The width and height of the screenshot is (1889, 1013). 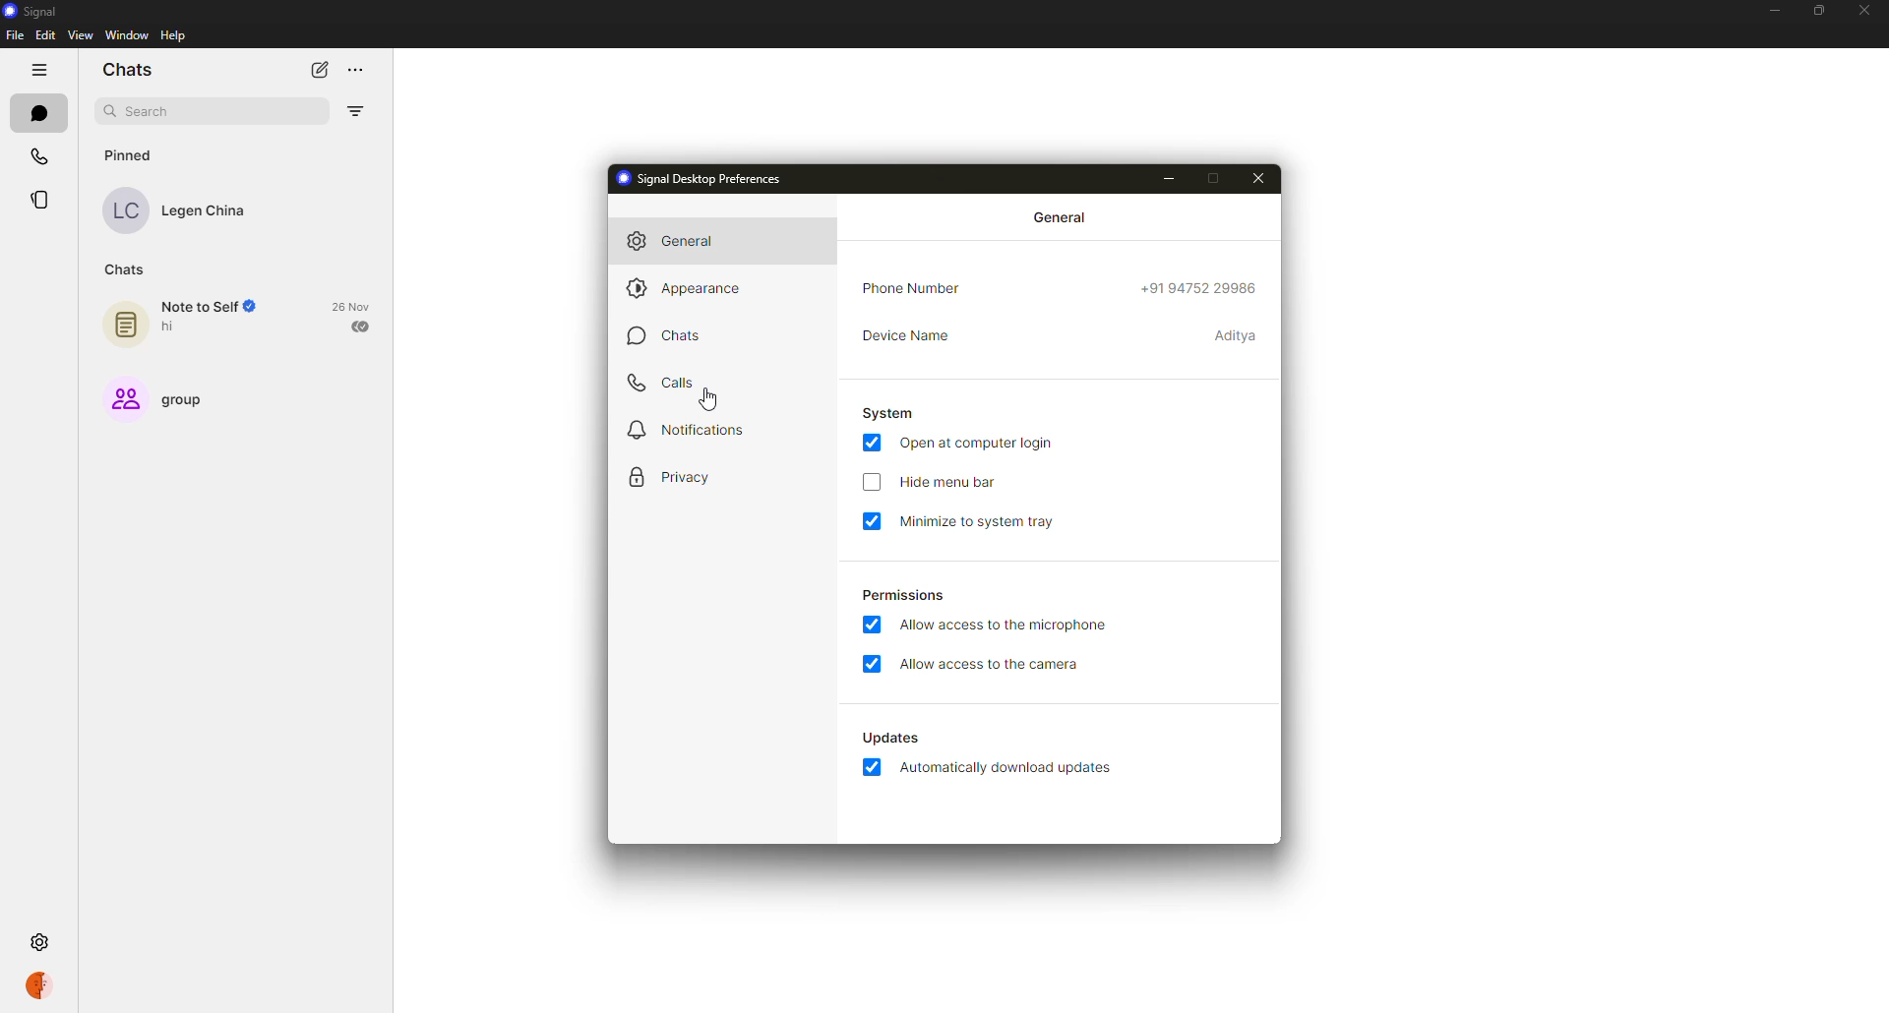 I want to click on general, so click(x=1057, y=218).